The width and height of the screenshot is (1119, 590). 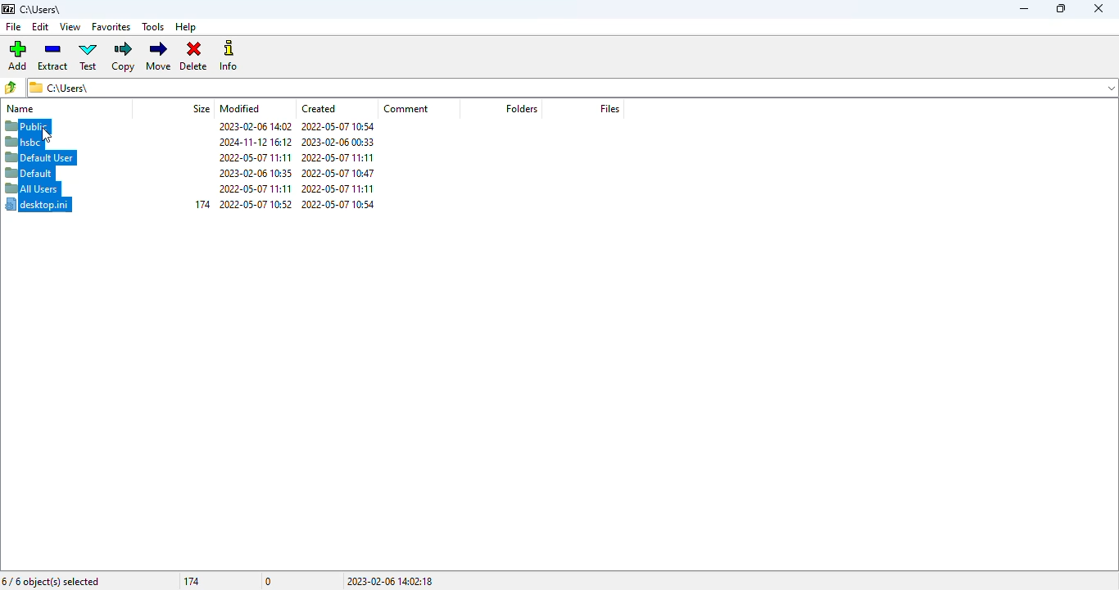 I want to click on c:\users\, so click(x=52, y=11).